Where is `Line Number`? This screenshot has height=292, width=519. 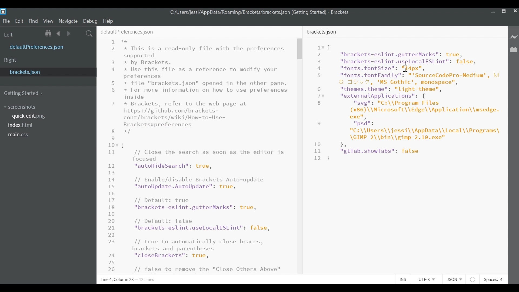 Line Number is located at coordinates (111, 155).